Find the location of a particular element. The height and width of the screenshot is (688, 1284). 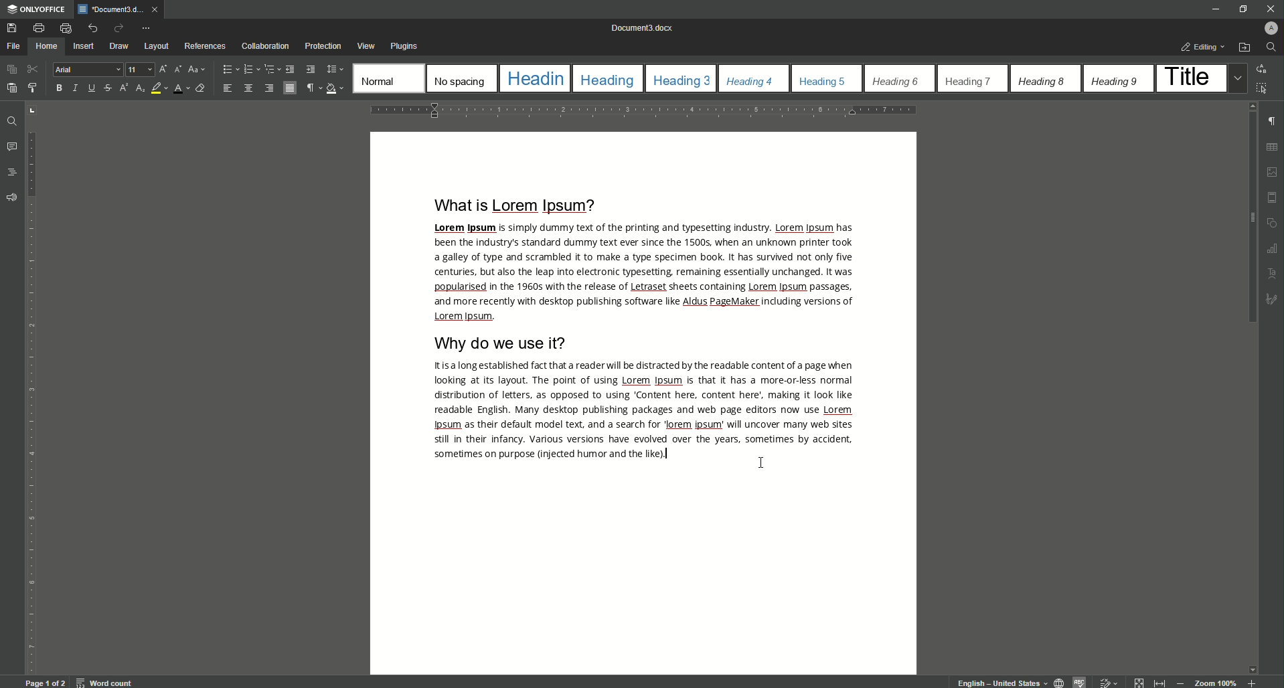

Superscript is located at coordinates (123, 91).